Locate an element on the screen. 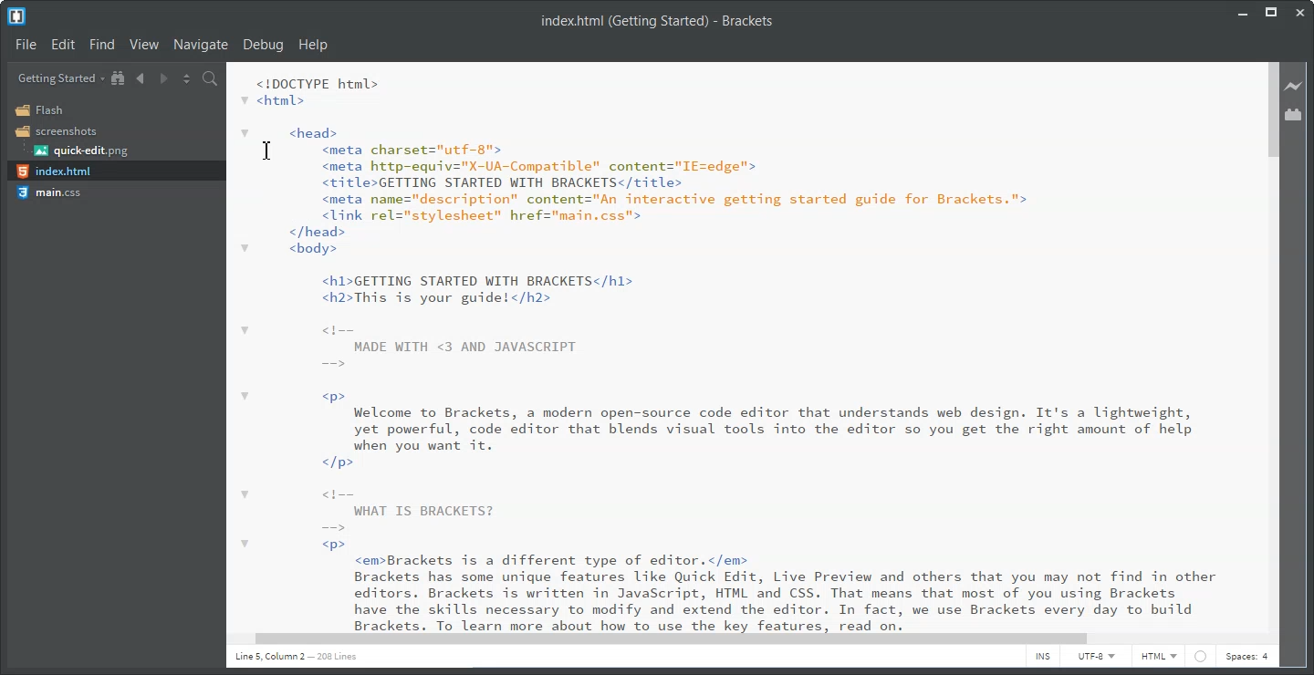 The height and width of the screenshot is (675, 1314). main.css is located at coordinates (56, 192).